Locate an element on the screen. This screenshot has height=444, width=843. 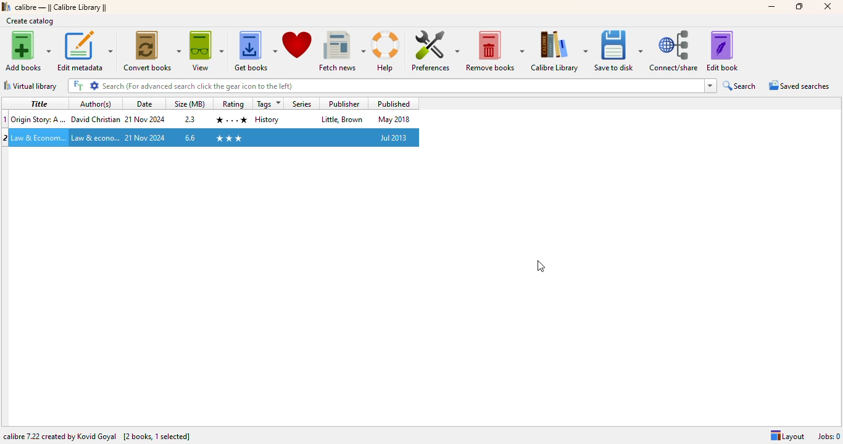
connect/share is located at coordinates (675, 51).